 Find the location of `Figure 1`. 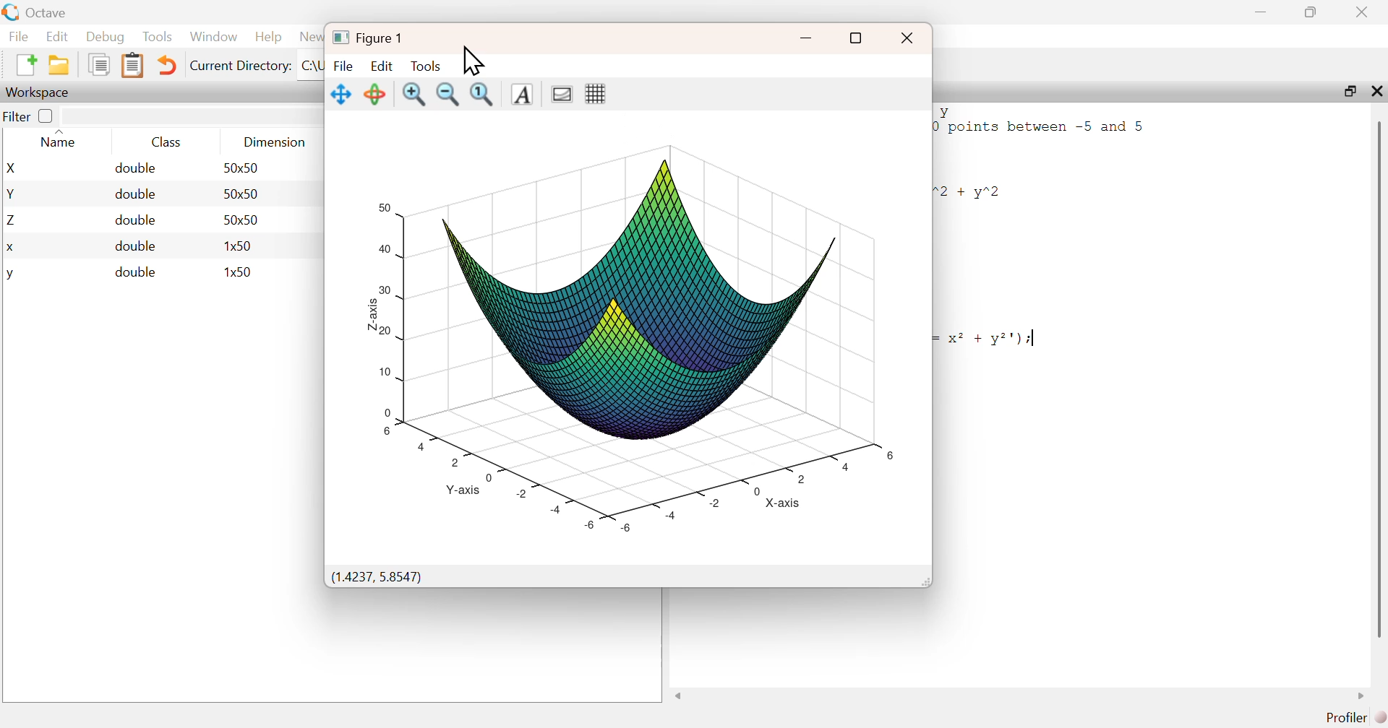

Figure 1 is located at coordinates (368, 38).